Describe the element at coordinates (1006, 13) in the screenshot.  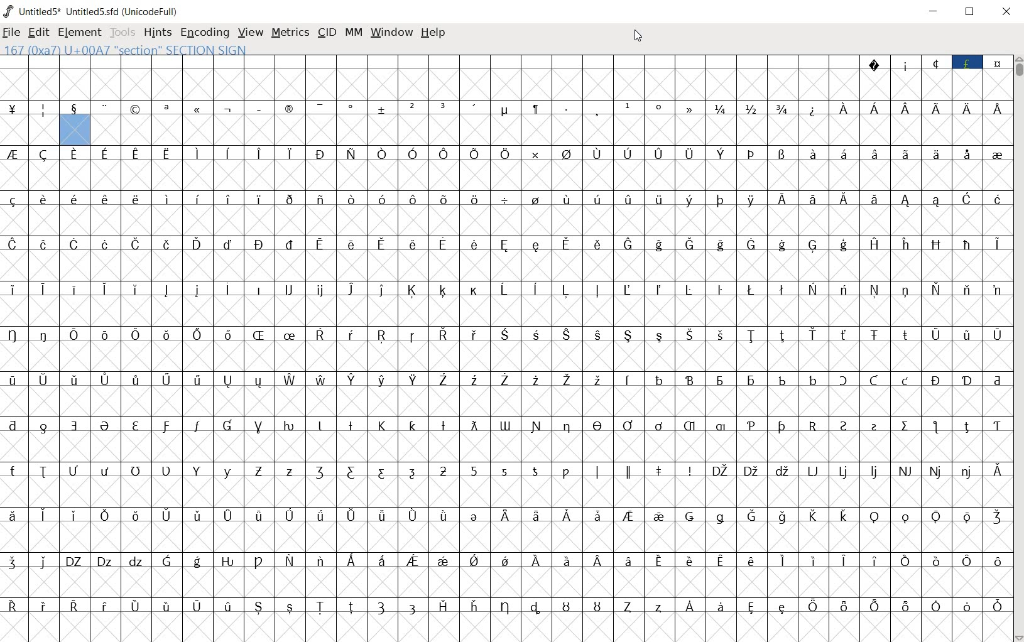
I see `CLOSE` at that location.